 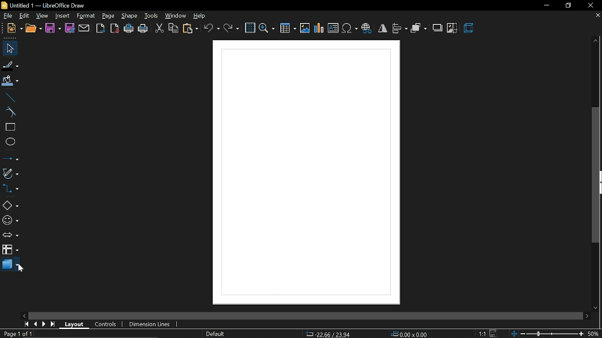 What do you see at coordinates (330, 334) in the screenshot?
I see `-22.66/23.94` at bounding box center [330, 334].